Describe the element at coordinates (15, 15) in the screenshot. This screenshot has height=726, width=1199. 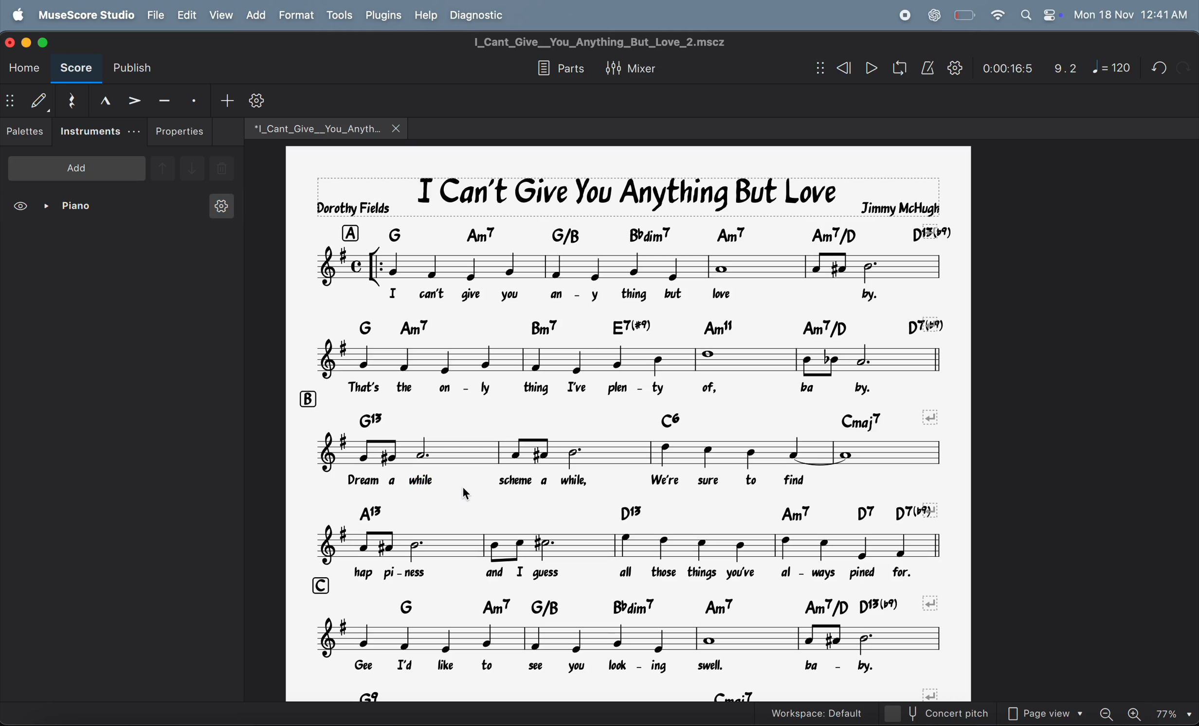
I see `apple logo` at that location.